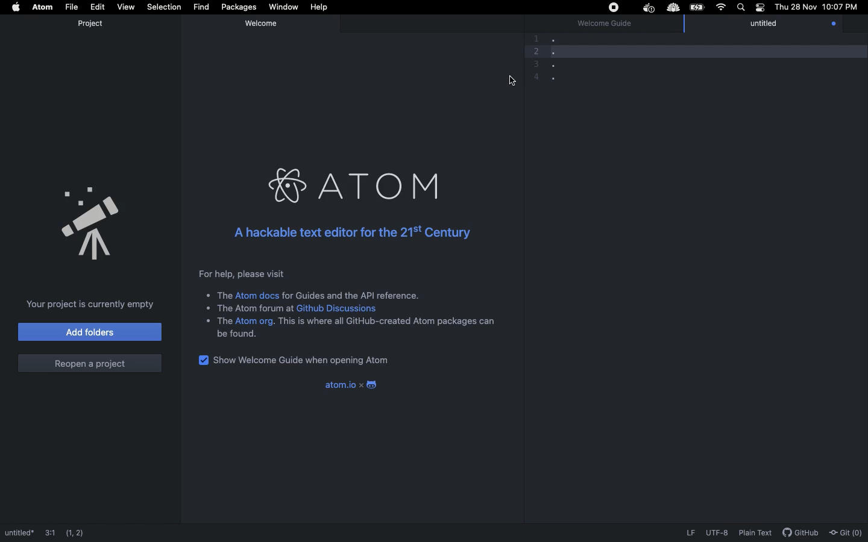 This screenshot has width=868, height=542. What do you see at coordinates (717, 533) in the screenshot?
I see `UTF-8` at bounding box center [717, 533].